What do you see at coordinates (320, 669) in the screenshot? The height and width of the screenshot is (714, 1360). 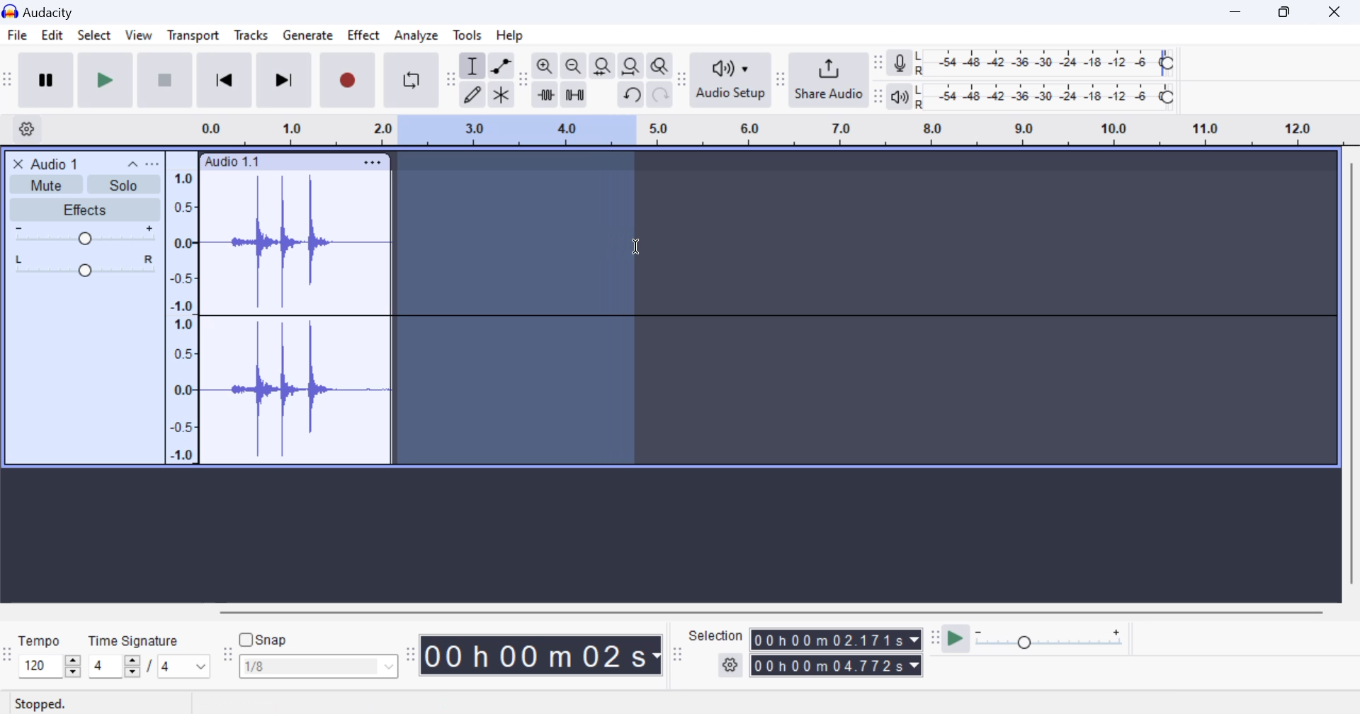 I see `Snap options` at bounding box center [320, 669].